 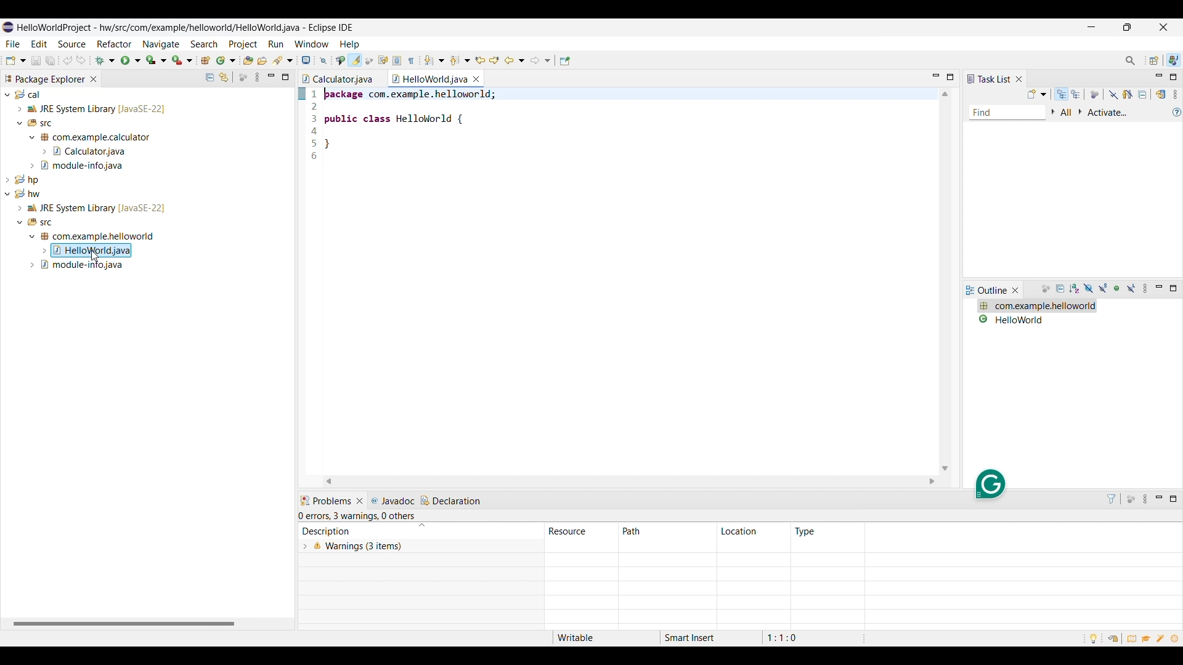 What do you see at coordinates (301, 94) in the screenshot?
I see `Indicates current set selected` at bounding box center [301, 94].